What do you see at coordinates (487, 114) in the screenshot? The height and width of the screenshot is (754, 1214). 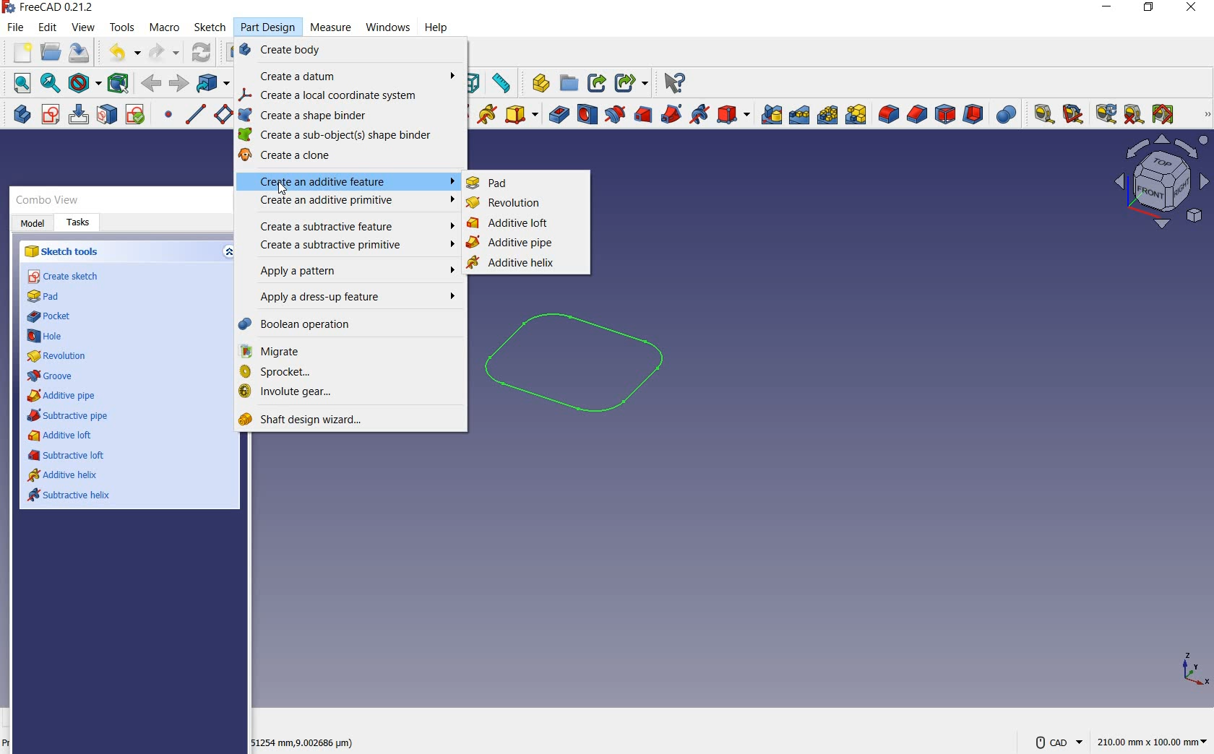 I see `additive helix` at bounding box center [487, 114].